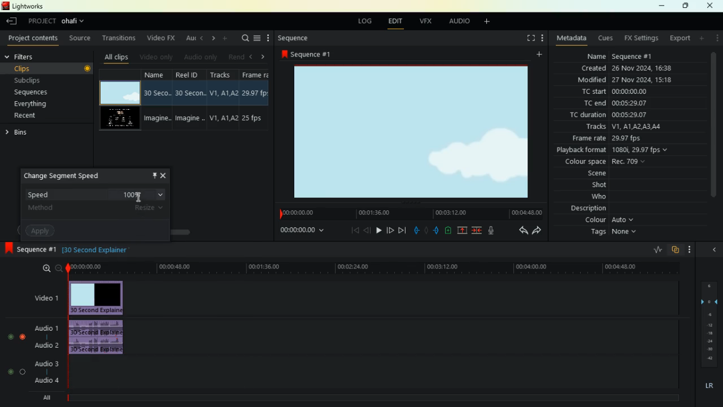 This screenshot has width=723, height=407. What do you see at coordinates (703, 38) in the screenshot?
I see `add` at bounding box center [703, 38].